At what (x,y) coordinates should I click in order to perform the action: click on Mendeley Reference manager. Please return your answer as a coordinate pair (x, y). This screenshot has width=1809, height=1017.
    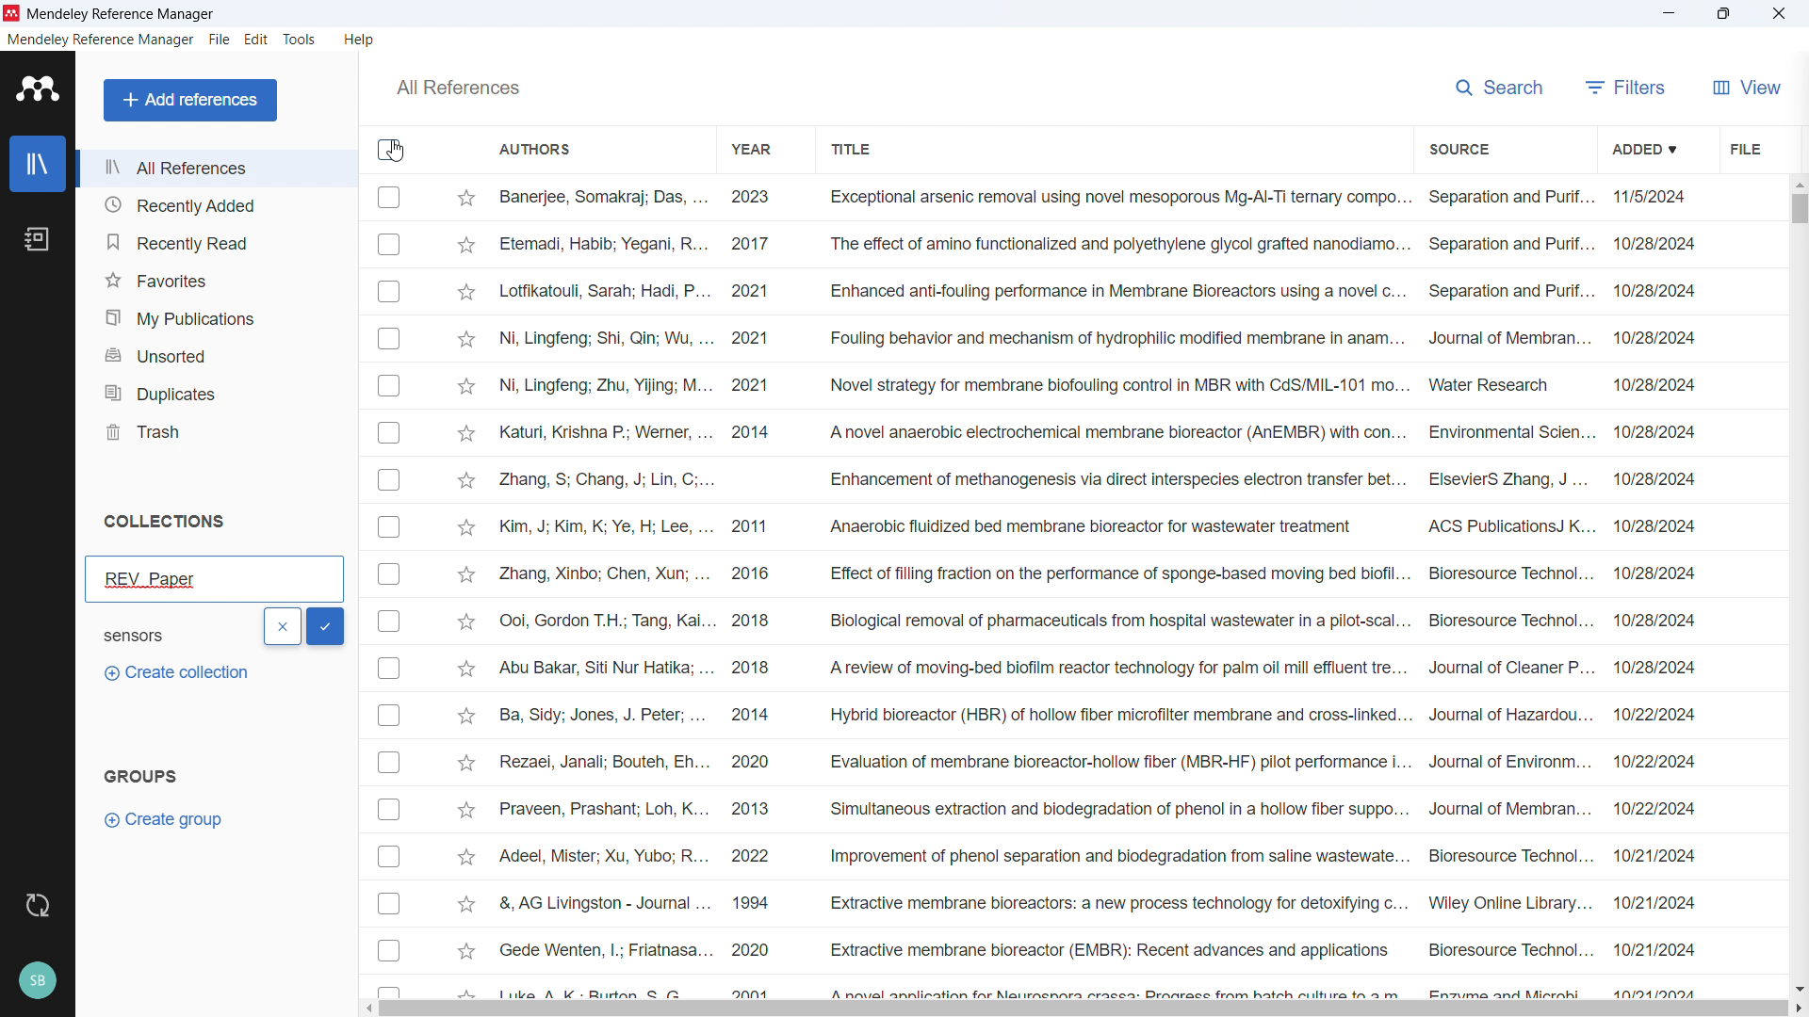
    Looking at the image, I should click on (122, 15).